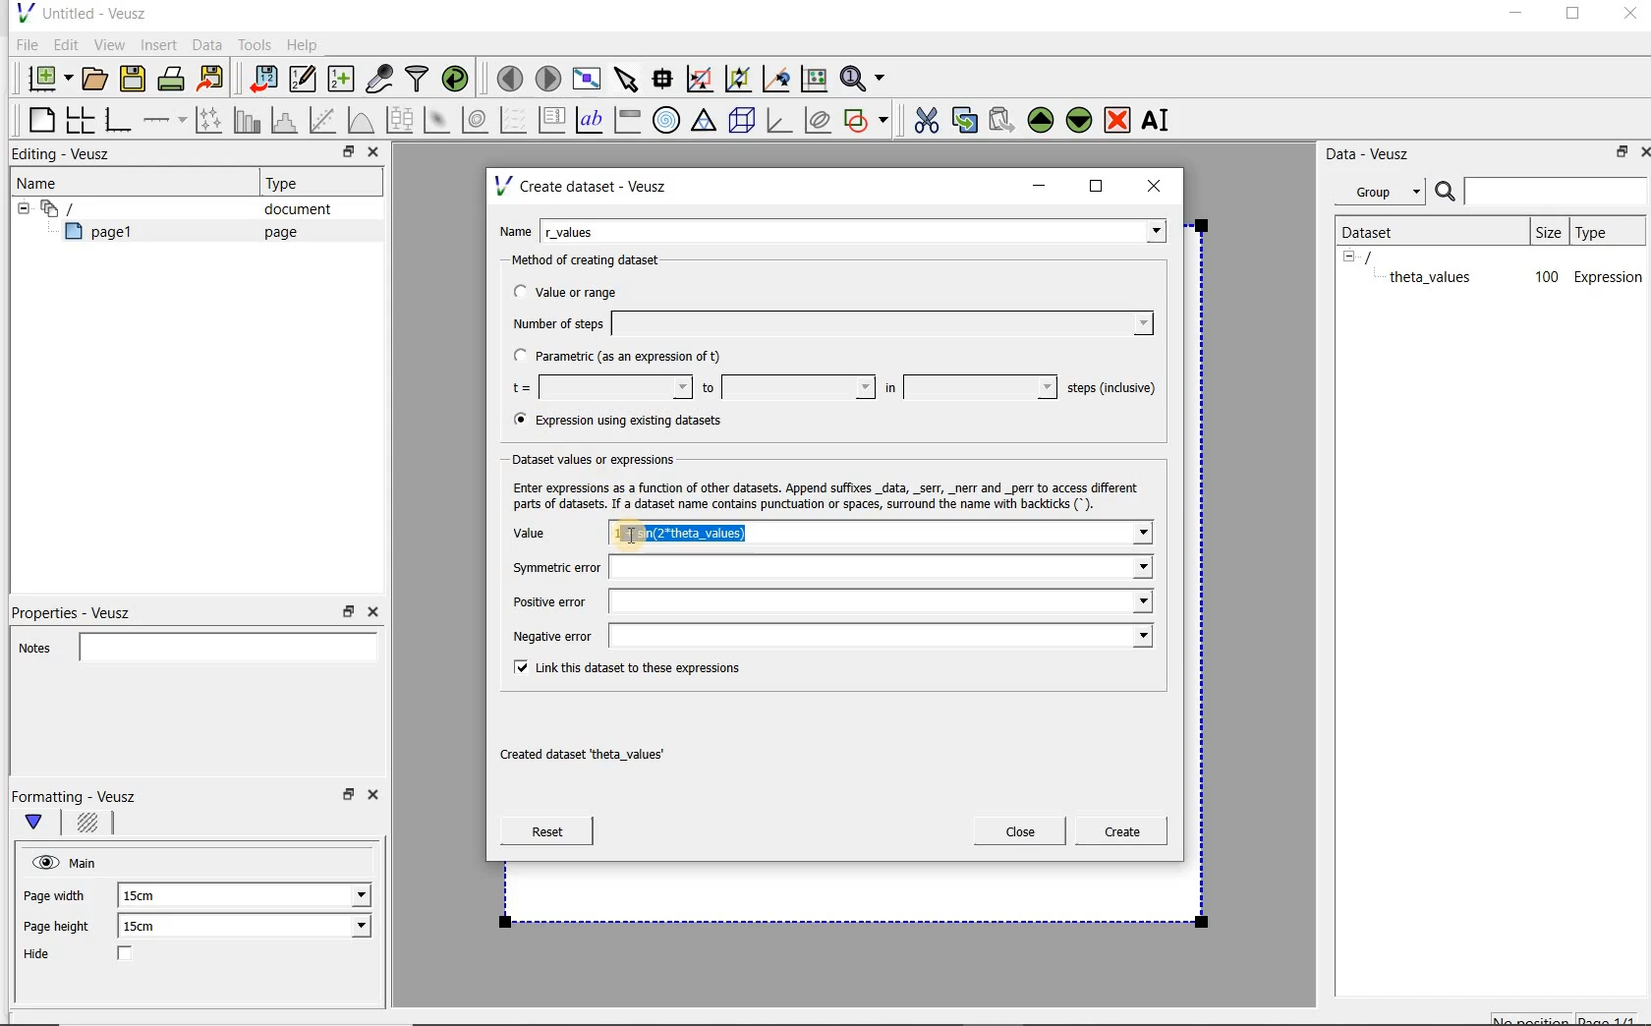 The width and height of the screenshot is (1651, 1026). What do you see at coordinates (1617, 155) in the screenshot?
I see `restore down` at bounding box center [1617, 155].